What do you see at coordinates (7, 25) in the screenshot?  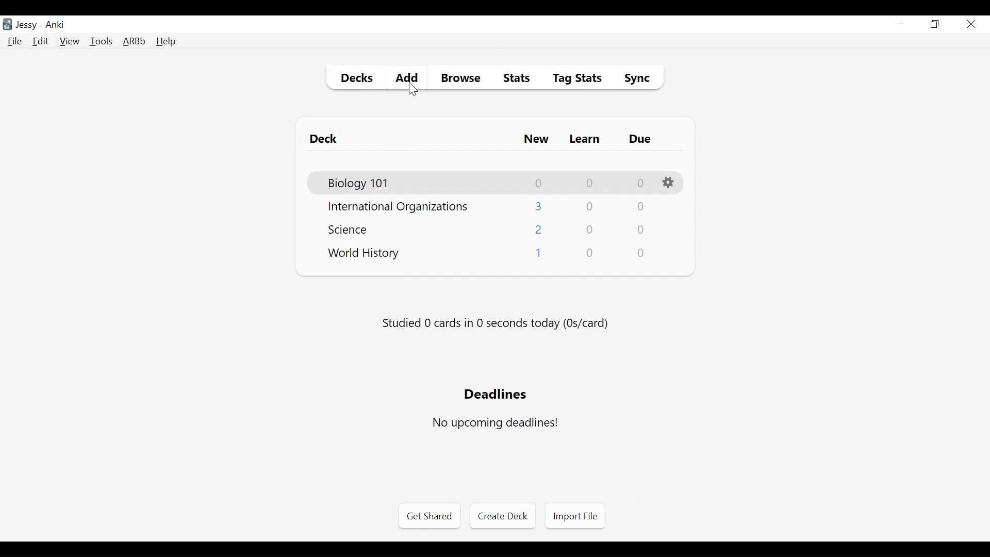 I see `Anki Desktop icon` at bounding box center [7, 25].